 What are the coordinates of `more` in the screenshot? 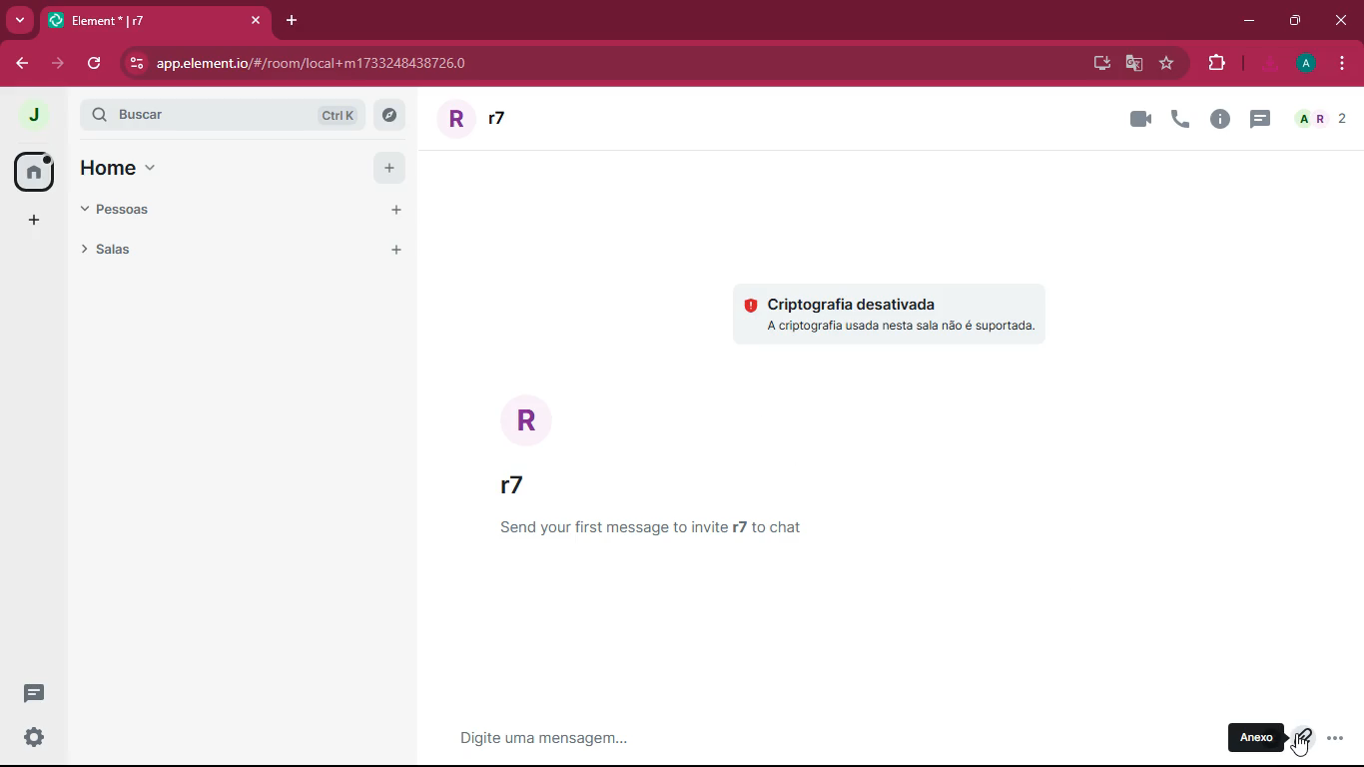 It's located at (19, 22).